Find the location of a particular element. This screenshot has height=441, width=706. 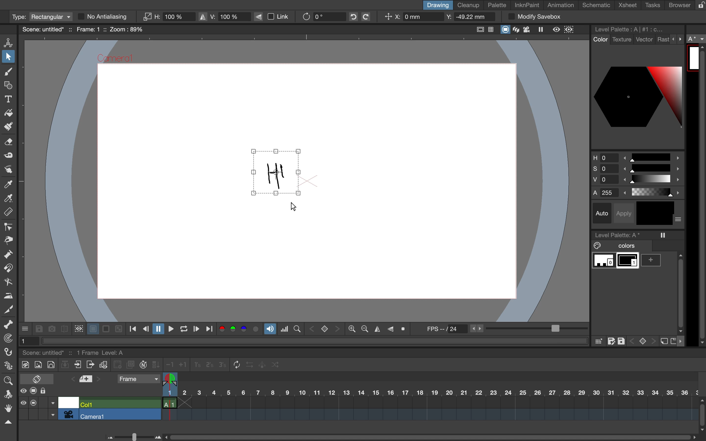

frame is located at coordinates (138, 379).